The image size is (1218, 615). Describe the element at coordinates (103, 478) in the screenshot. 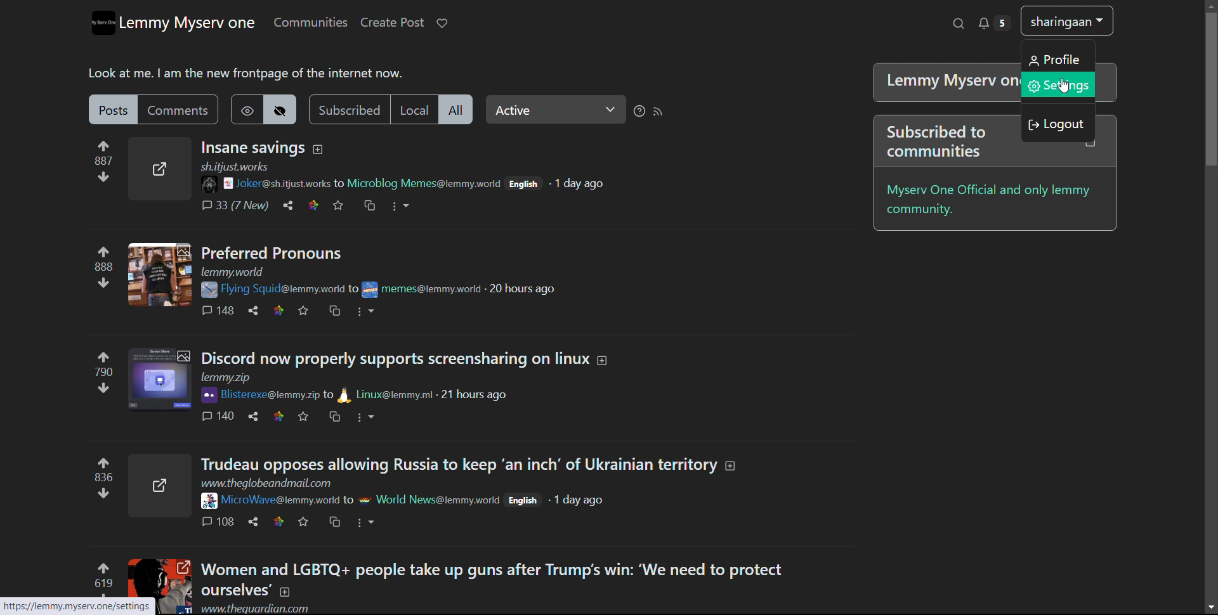

I see `upvote and downvotes` at that location.